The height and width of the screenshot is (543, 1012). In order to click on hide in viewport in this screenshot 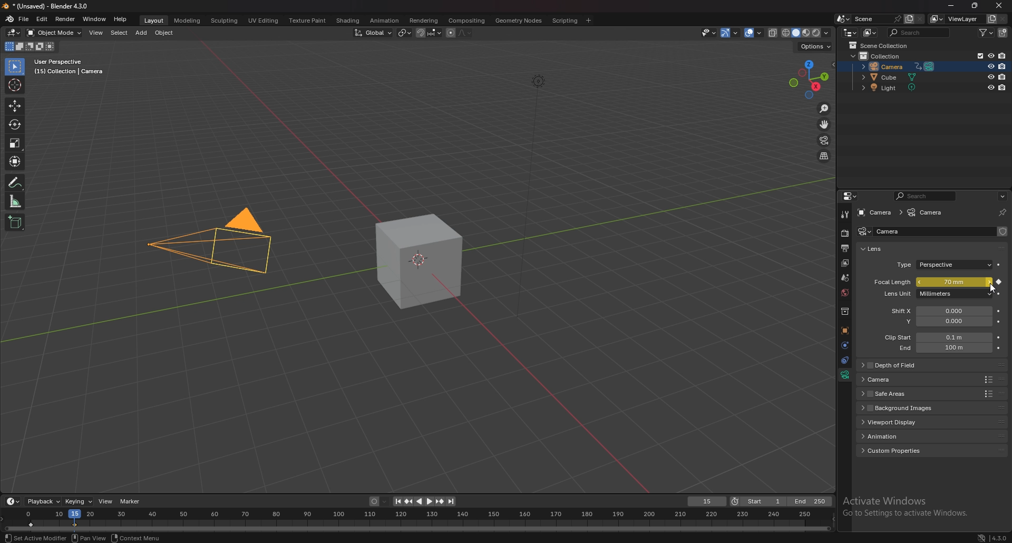, I will do `click(991, 88)`.